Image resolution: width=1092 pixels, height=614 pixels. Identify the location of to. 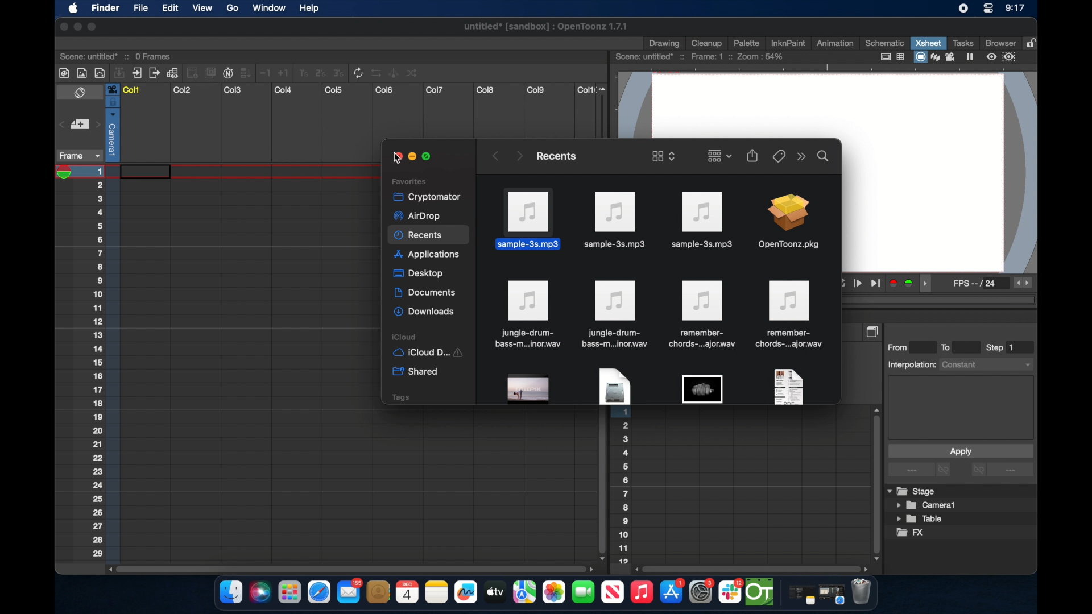
(950, 347).